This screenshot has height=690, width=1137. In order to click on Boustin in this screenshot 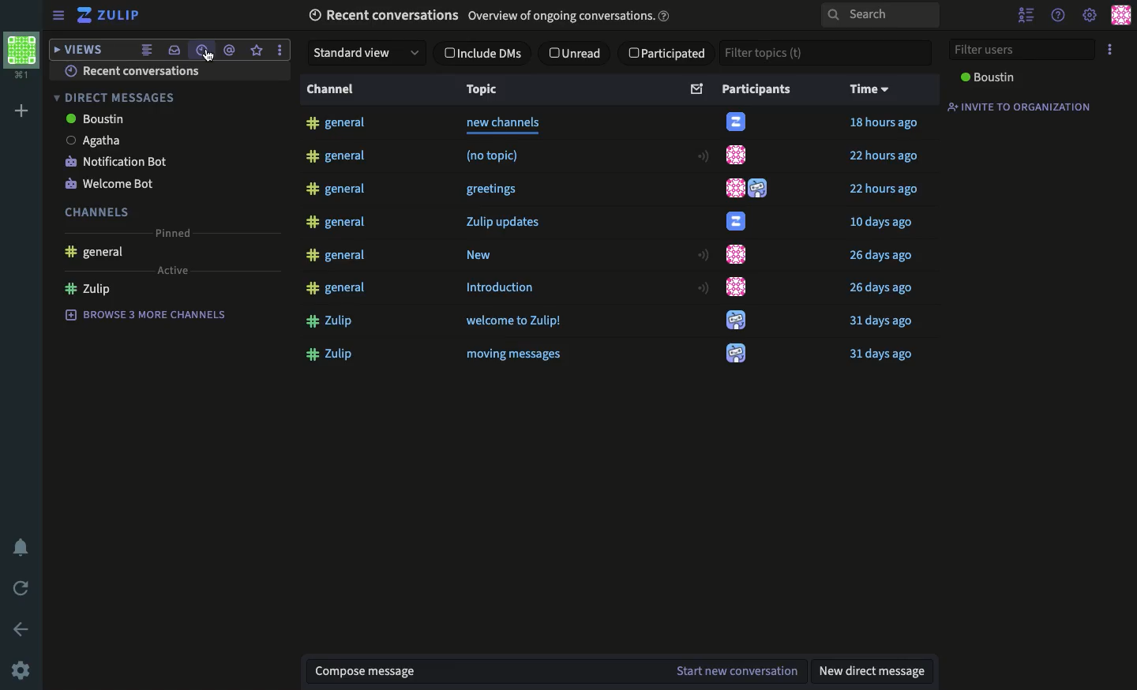, I will do `click(97, 118)`.